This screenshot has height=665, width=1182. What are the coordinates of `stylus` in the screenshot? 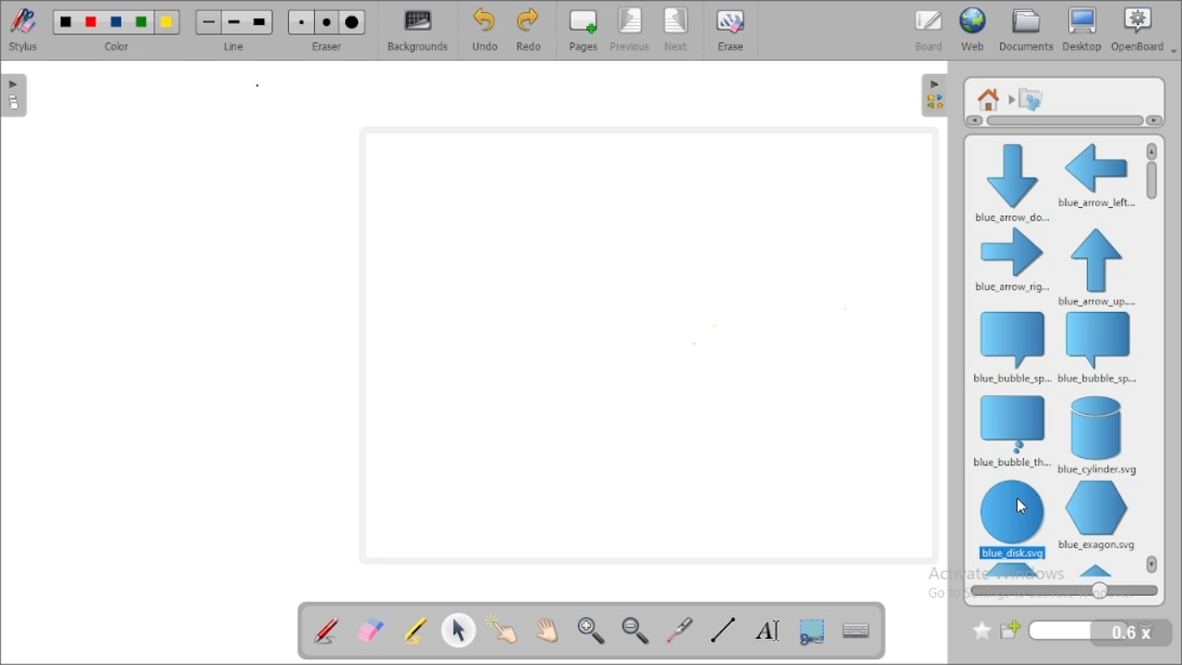 It's located at (23, 30).